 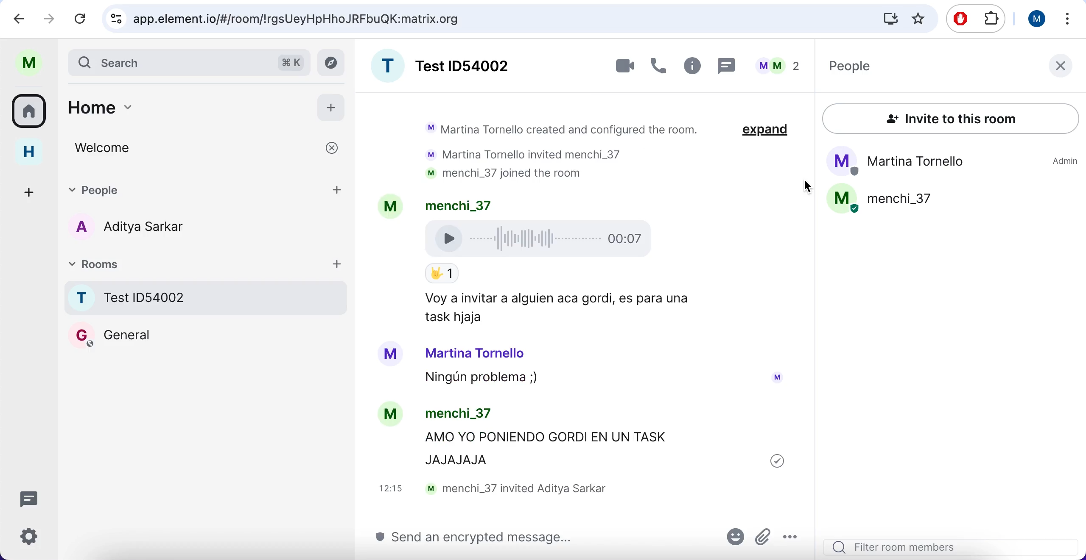 What do you see at coordinates (391, 485) in the screenshot?
I see `12: 13` at bounding box center [391, 485].